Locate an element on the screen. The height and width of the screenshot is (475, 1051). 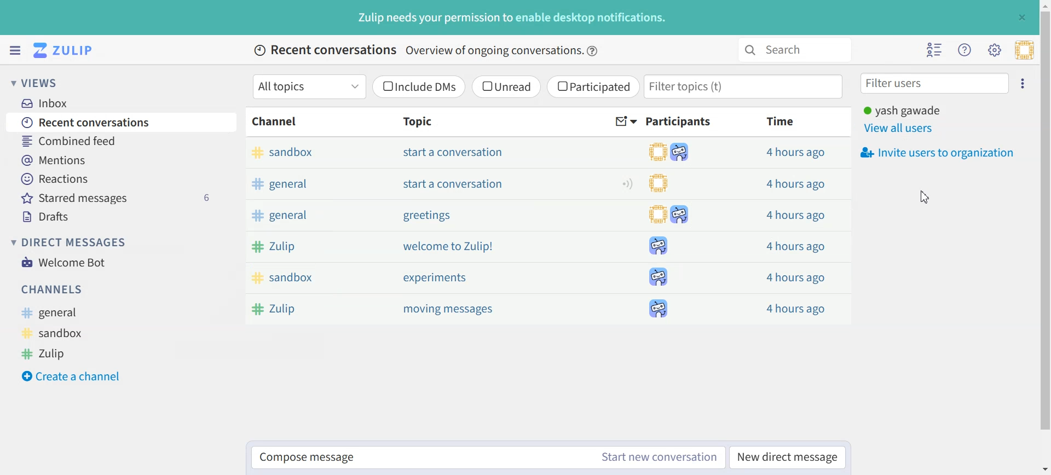
Compose message is located at coordinates (420, 458).